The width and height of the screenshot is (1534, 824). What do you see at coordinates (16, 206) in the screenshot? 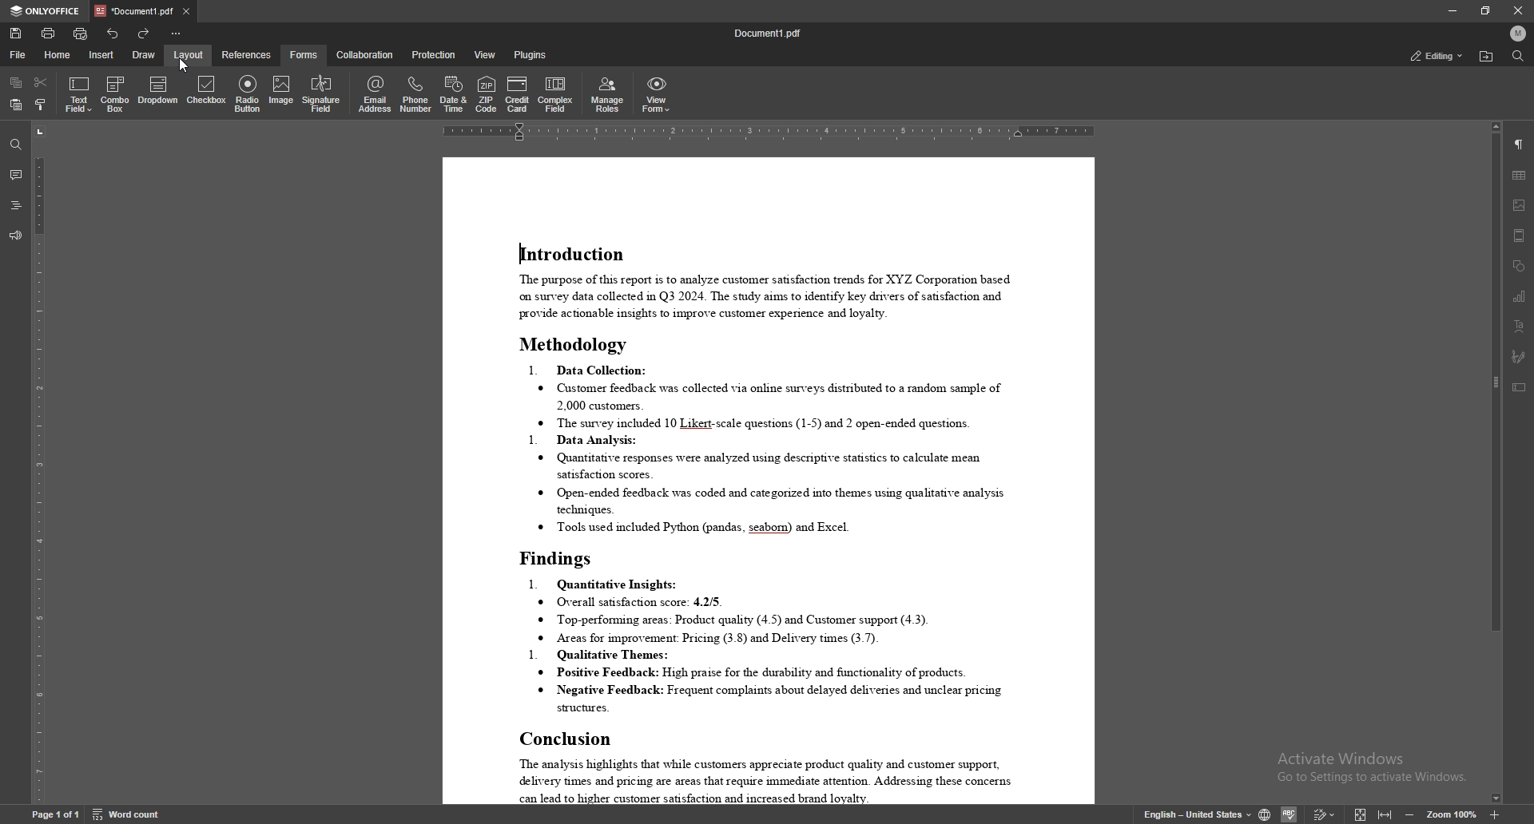
I see `heading` at bounding box center [16, 206].